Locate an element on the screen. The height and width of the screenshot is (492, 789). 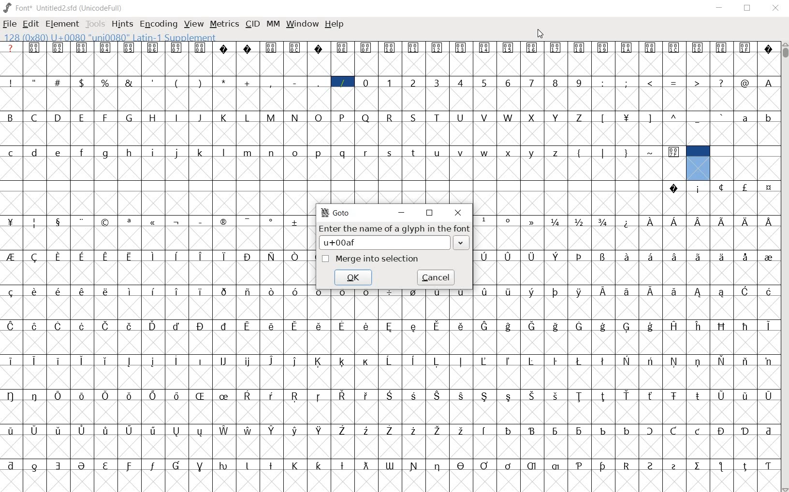
Symbol is located at coordinates (603, 429).